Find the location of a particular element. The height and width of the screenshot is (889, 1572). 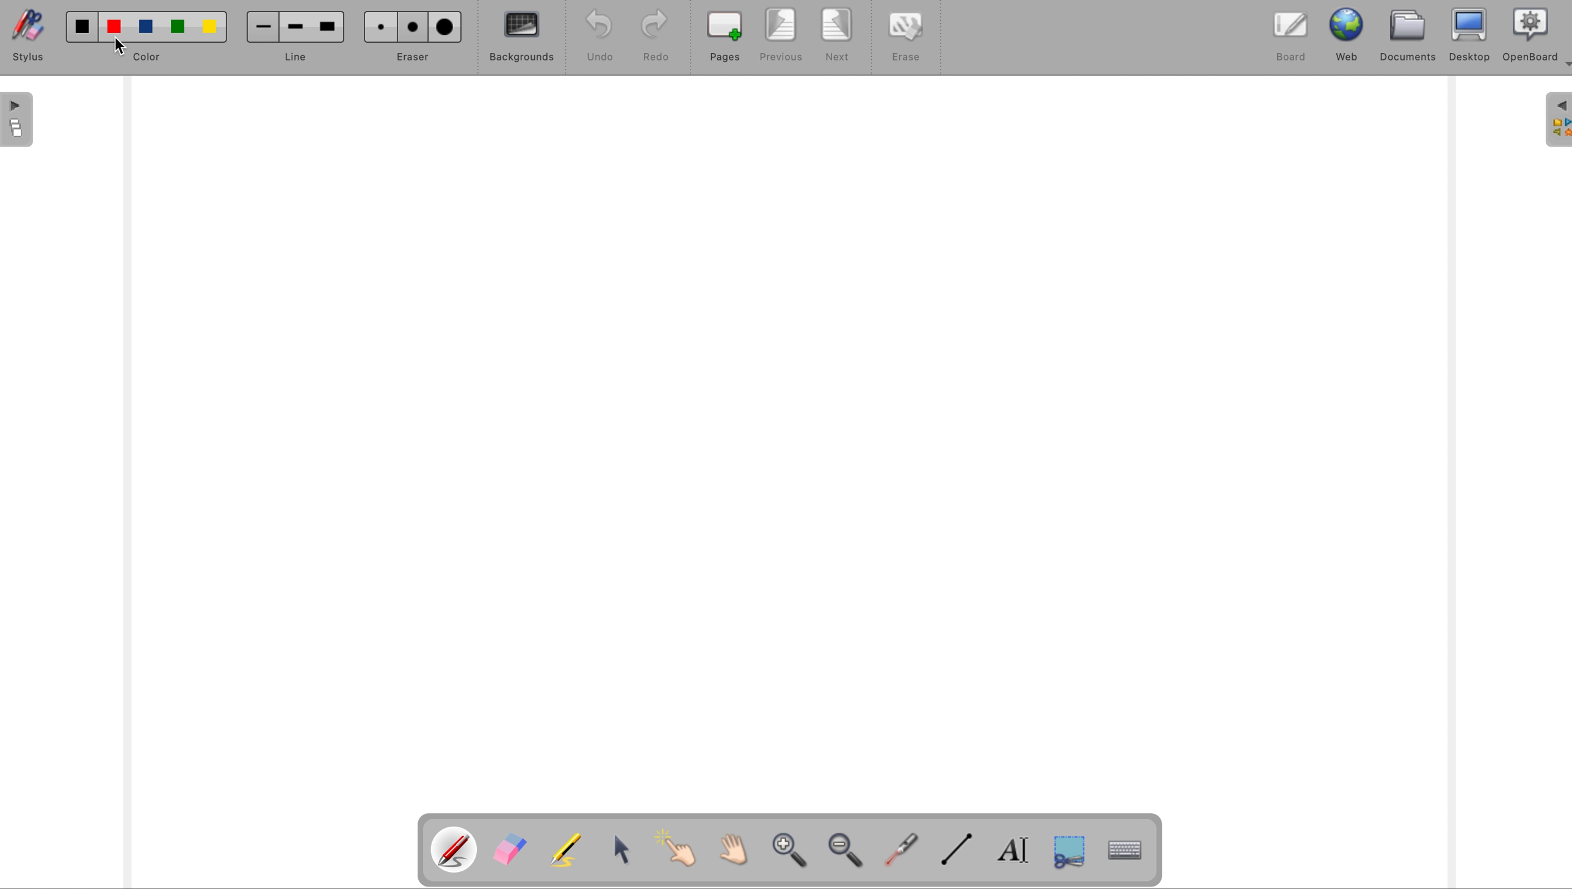

highlight is located at coordinates (568, 848).